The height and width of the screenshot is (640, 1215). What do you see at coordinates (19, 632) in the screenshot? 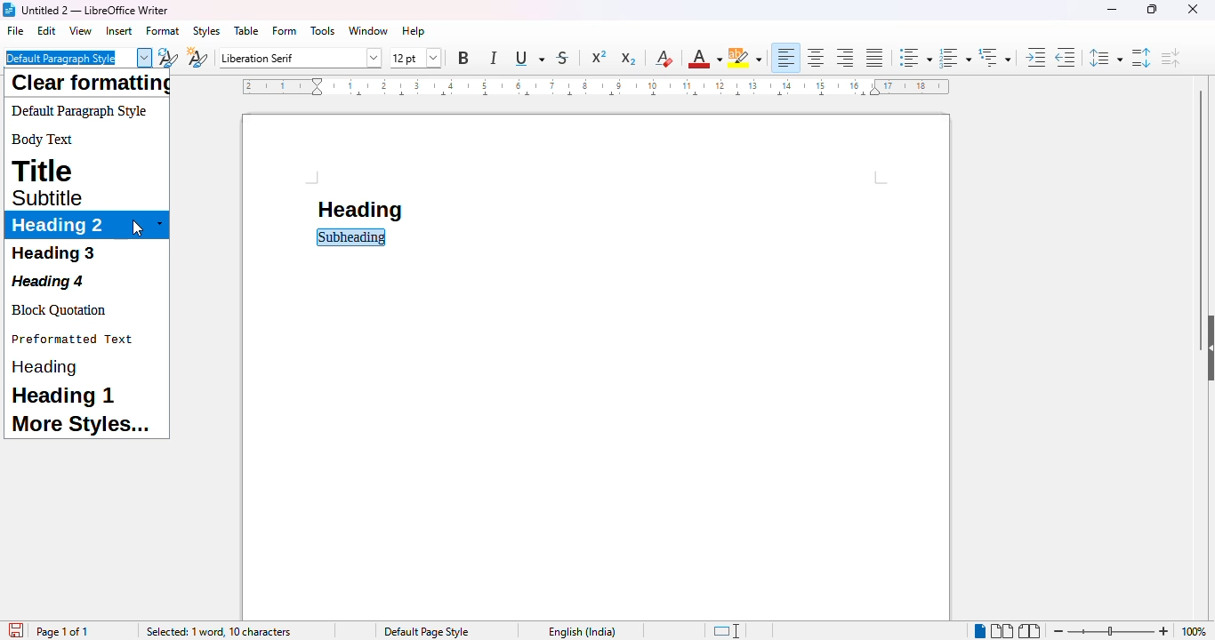
I see `click to save document` at bounding box center [19, 632].